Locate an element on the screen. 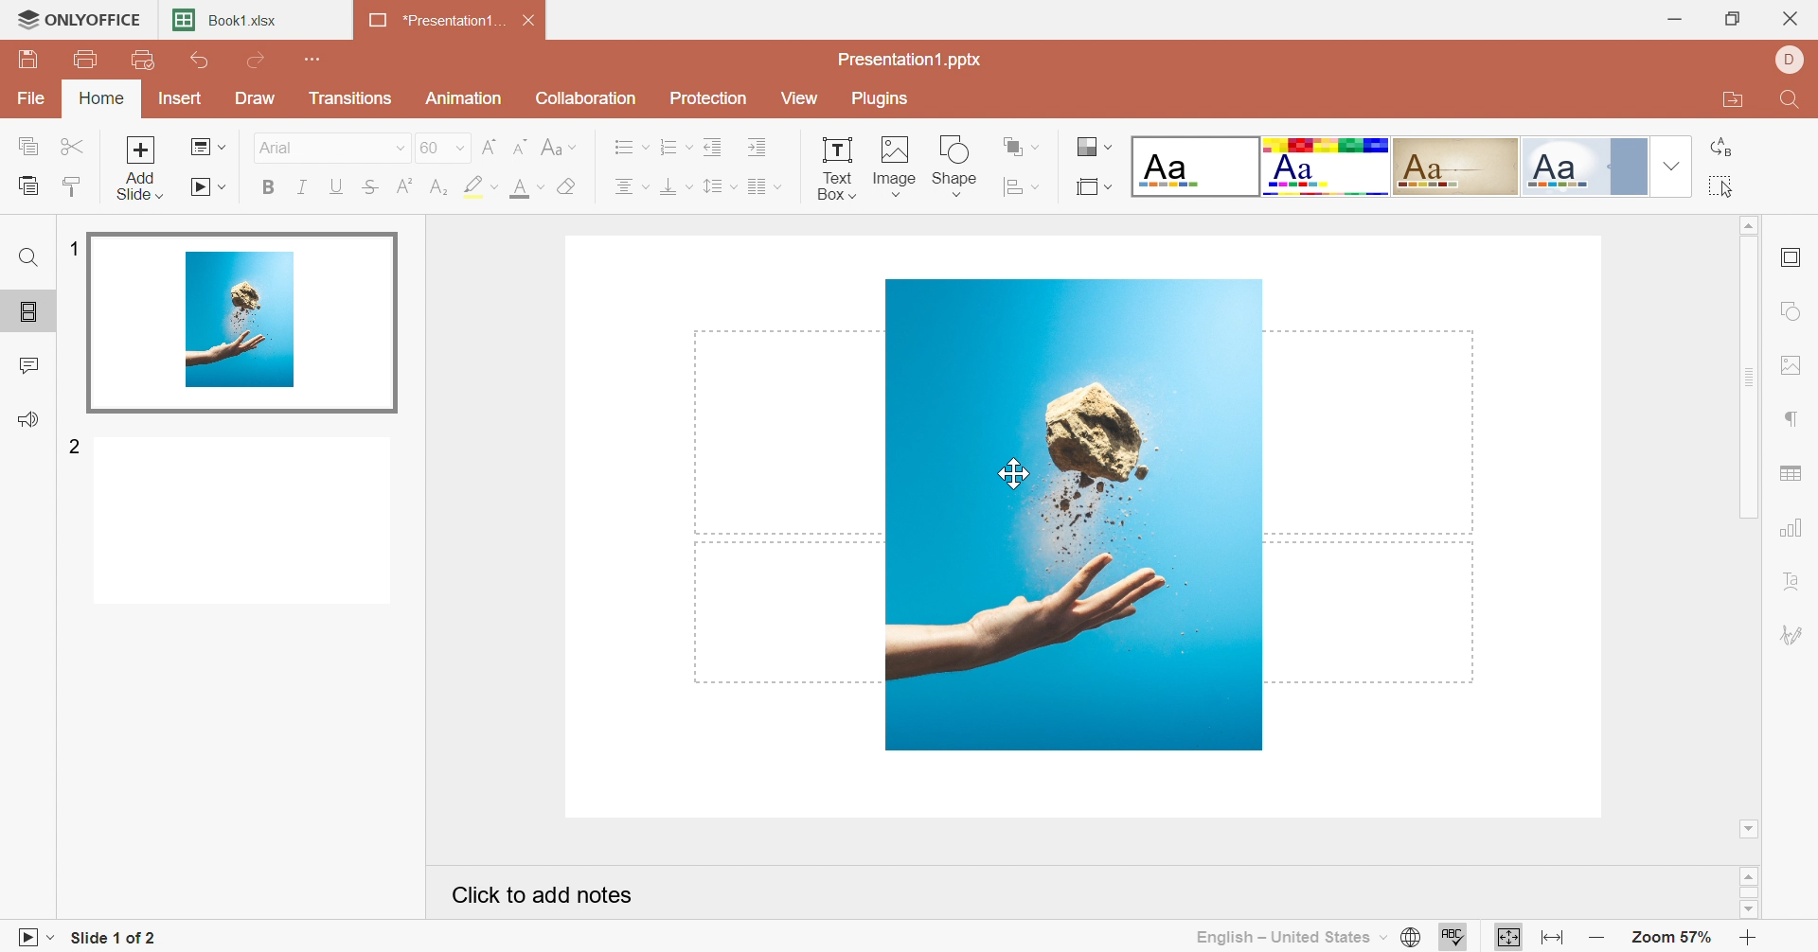 This screenshot has width=1818, height=952. Increase indent is located at coordinates (760, 145).